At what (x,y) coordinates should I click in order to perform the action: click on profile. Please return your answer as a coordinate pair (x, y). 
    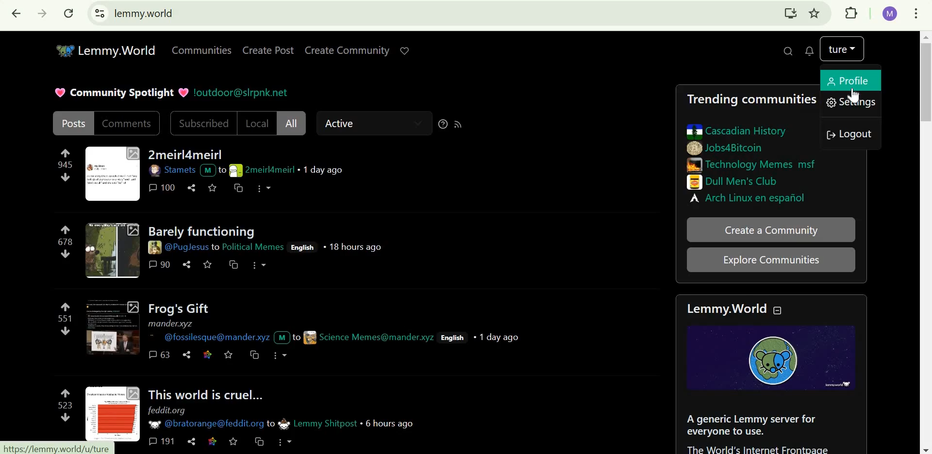
    Looking at the image, I should click on (851, 81).